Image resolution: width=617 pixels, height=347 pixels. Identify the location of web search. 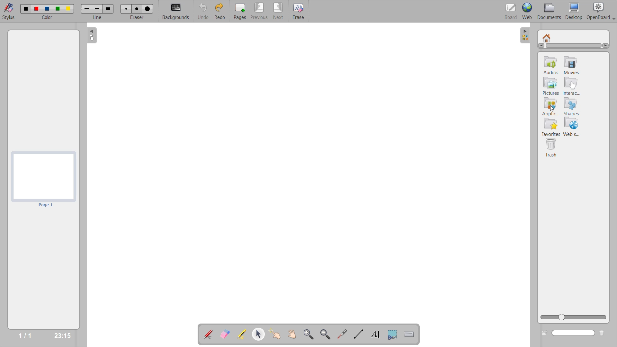
(571, 127).